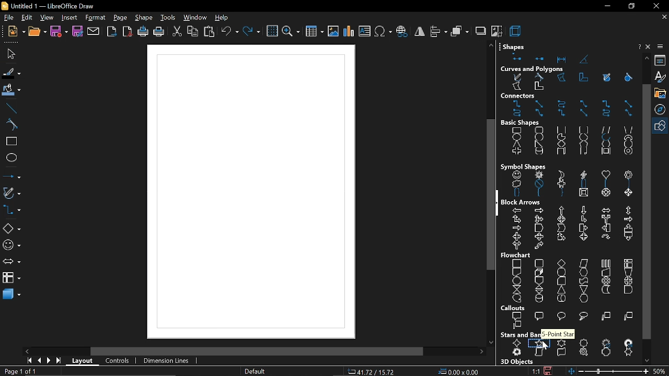 The width and height of the screenshot is (669, 376). I want to click on Canvas, so click(250, 192).